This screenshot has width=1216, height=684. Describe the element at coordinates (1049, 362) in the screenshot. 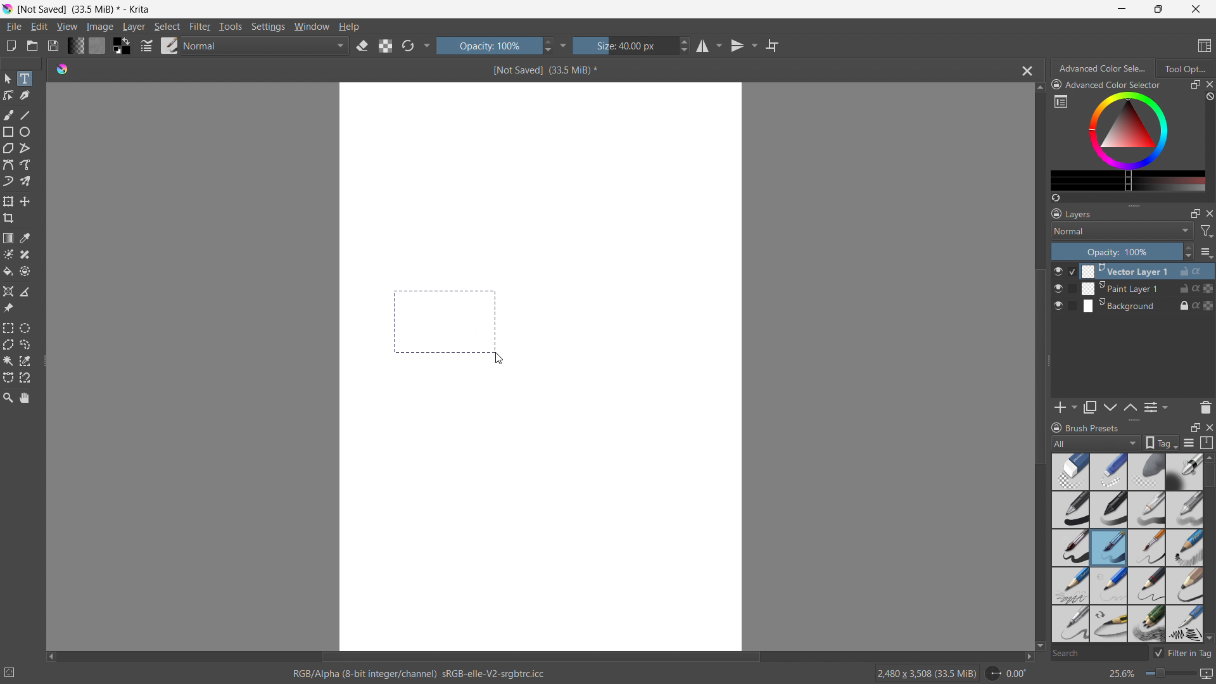

I see `resize` at that location.